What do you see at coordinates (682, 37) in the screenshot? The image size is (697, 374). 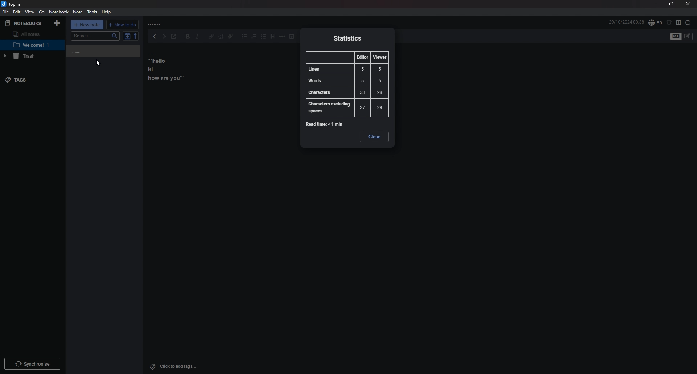 I see `Toggle editor` at bounding box center [682, 37].